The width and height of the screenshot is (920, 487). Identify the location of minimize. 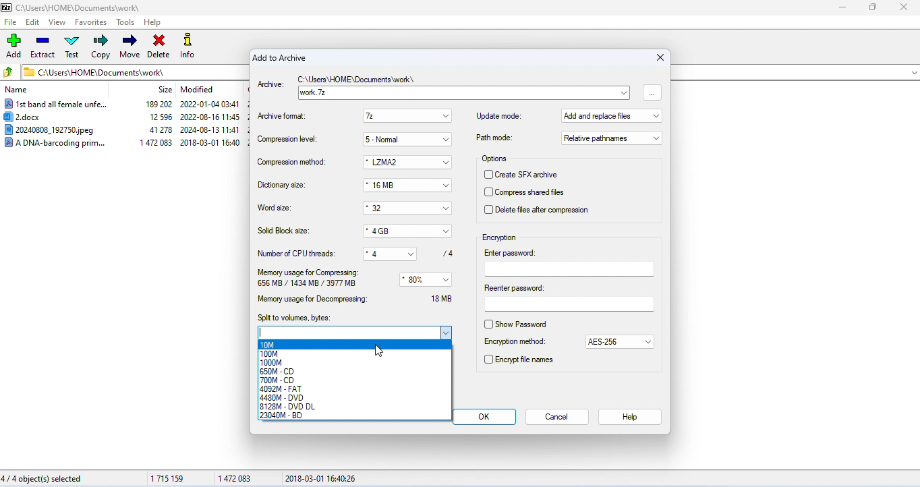
(841, 8).